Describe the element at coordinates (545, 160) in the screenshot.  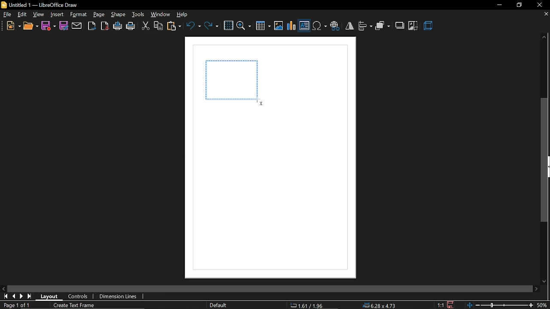
I see `vertical scrollbar` at that location.